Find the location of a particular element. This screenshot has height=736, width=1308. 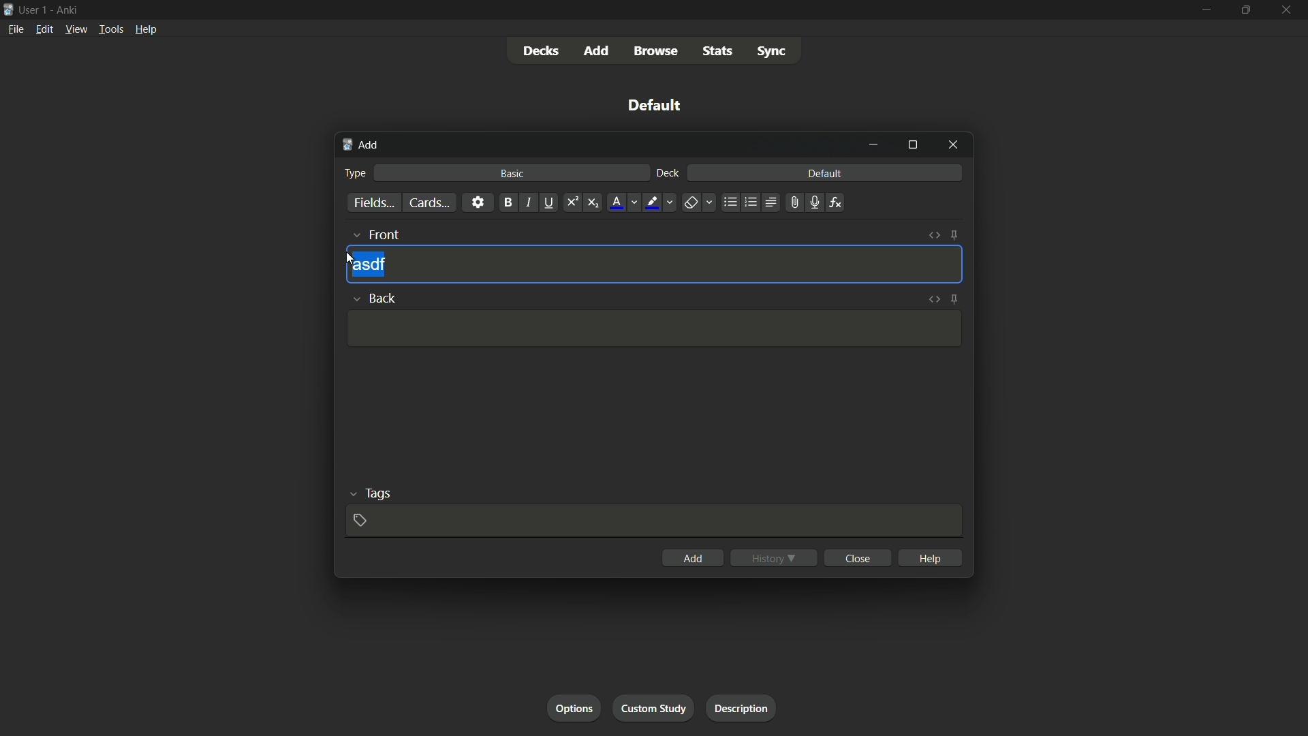

Input Template is located at coordinates (651, 329).